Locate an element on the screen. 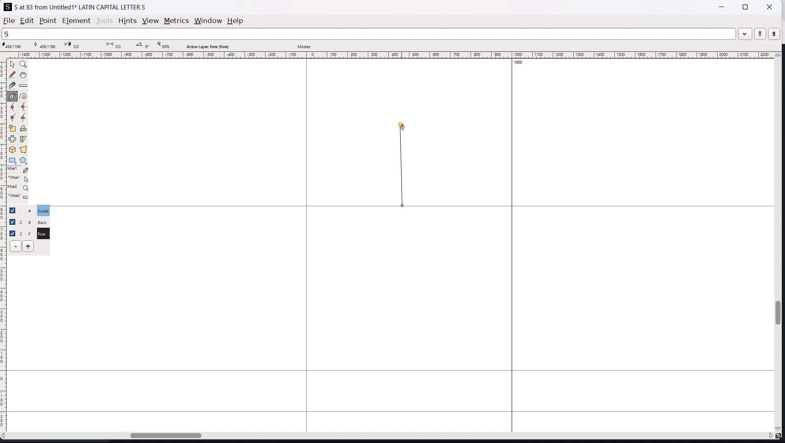 The image size is (785, 443). add a curve point always either vertically or horizontally is located at coordinates (24, 107).